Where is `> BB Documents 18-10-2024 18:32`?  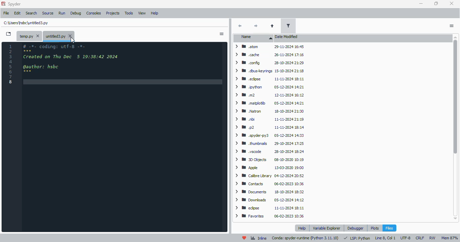
> BB Documents 18-10-2024 18:32 is located at coordinates (269, 192).